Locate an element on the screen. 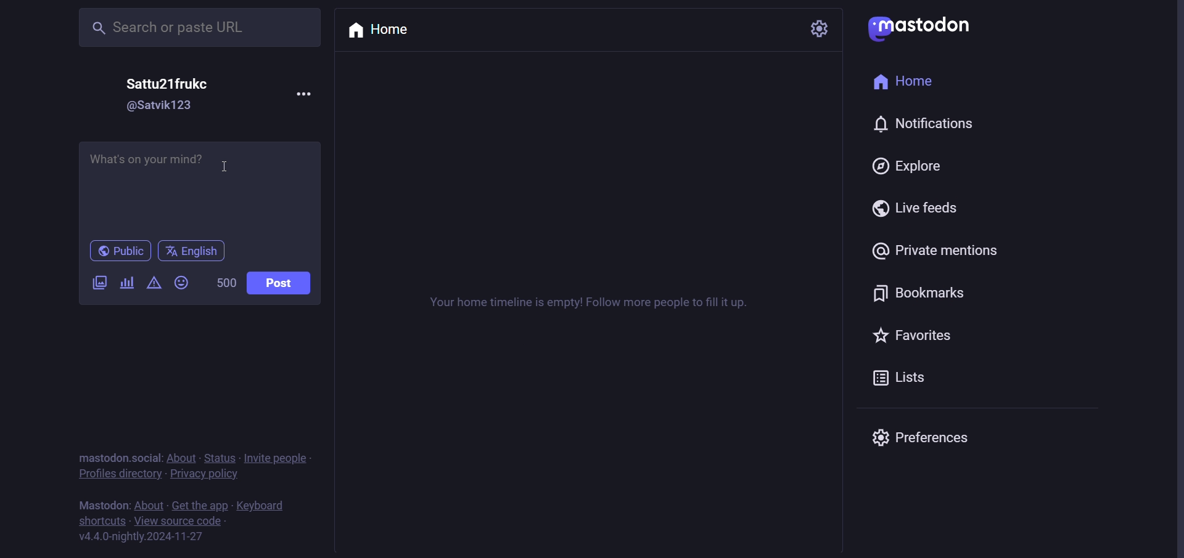 This screenshot has width=1184, height=558. Your home timeline is empty! Follow more people to fill it up. is located at coordinates (586, 302).